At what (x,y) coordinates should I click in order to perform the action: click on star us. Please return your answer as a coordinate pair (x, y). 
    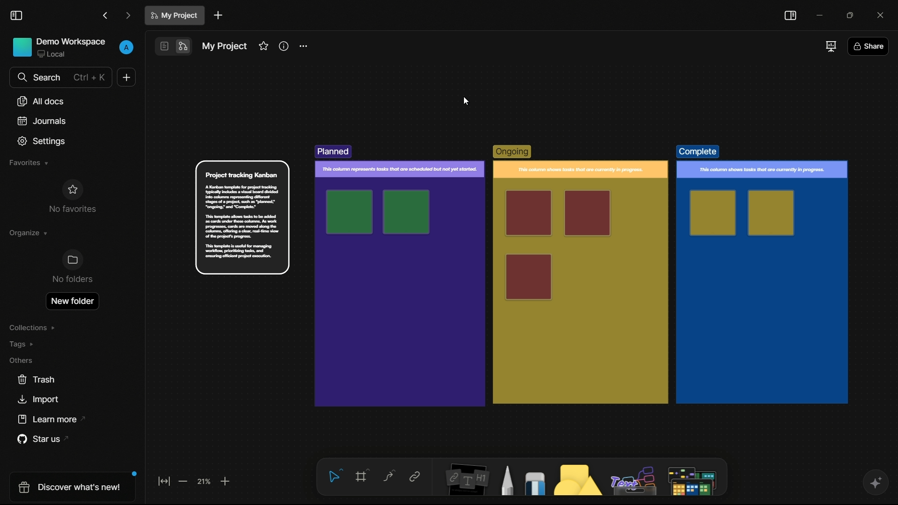
    Looking at the image, I should click on (46, 440).